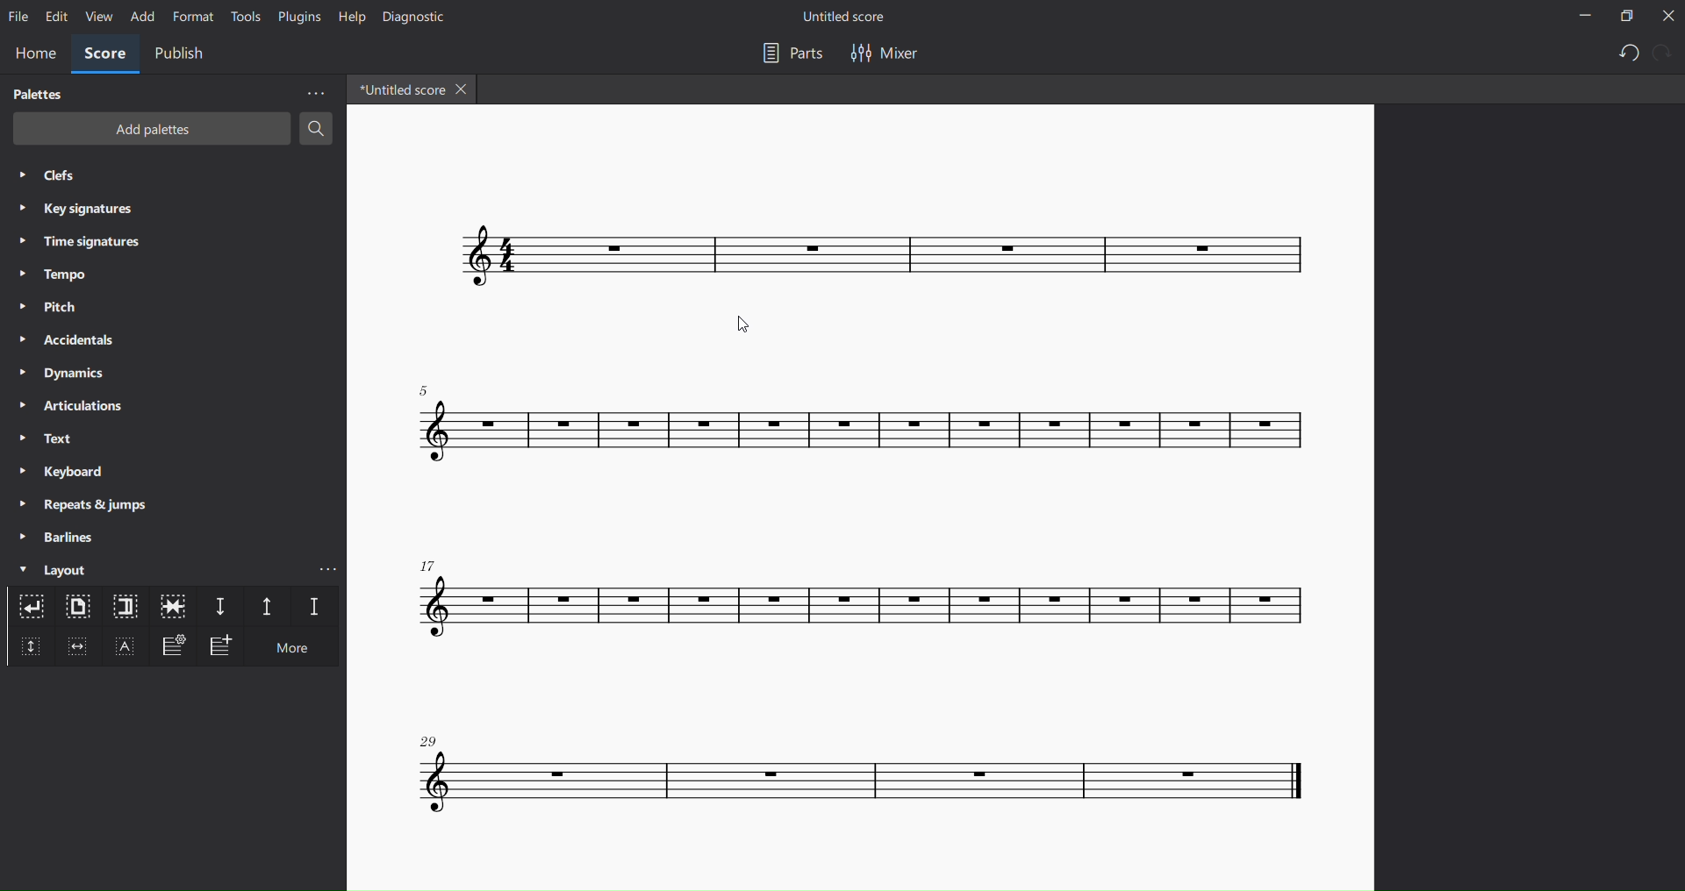 Image resolution: width=1685 pixels, height=891 pixels. What do you see at coordinates (61, 473) in the screenshot?
I see `keyboard` at bounding box center [61, 473].